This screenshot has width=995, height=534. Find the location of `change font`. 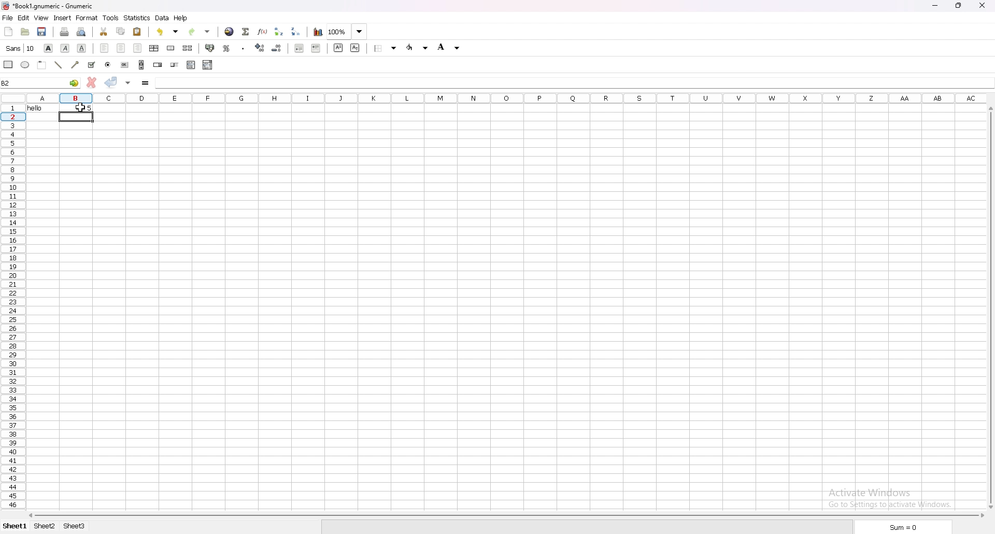

change font is located at coordinates (20, 48).